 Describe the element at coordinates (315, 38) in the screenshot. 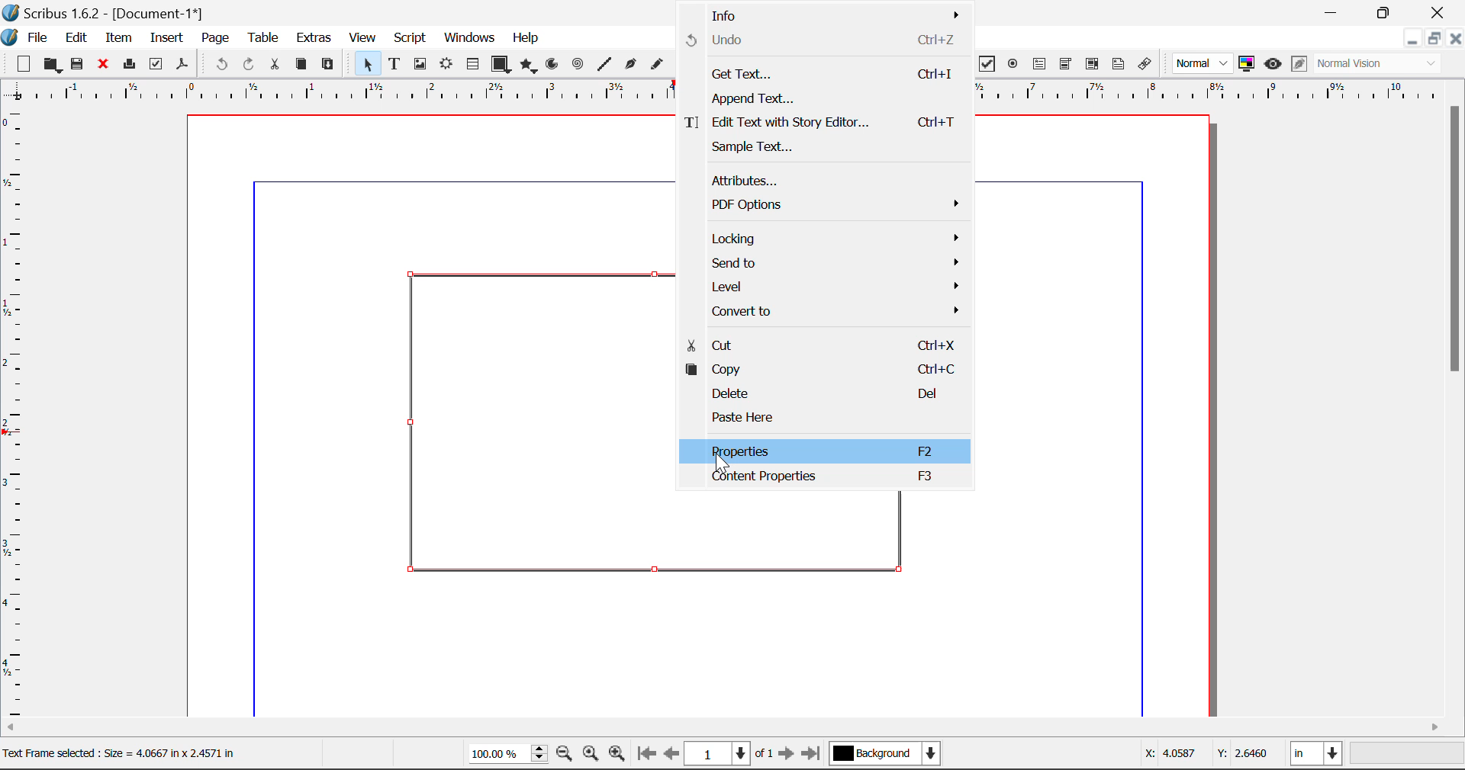

I see `Extras` at that location.